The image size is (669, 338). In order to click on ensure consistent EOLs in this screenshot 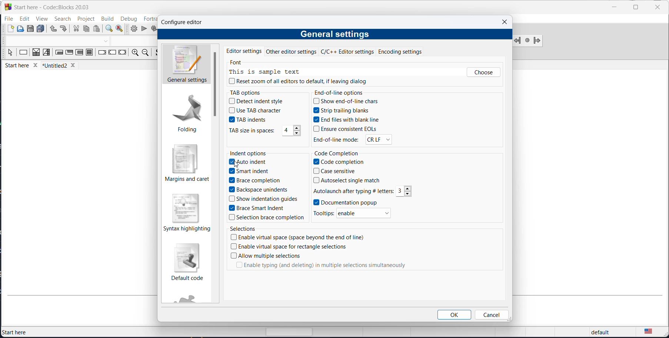, I will do `click(346, 129)`.